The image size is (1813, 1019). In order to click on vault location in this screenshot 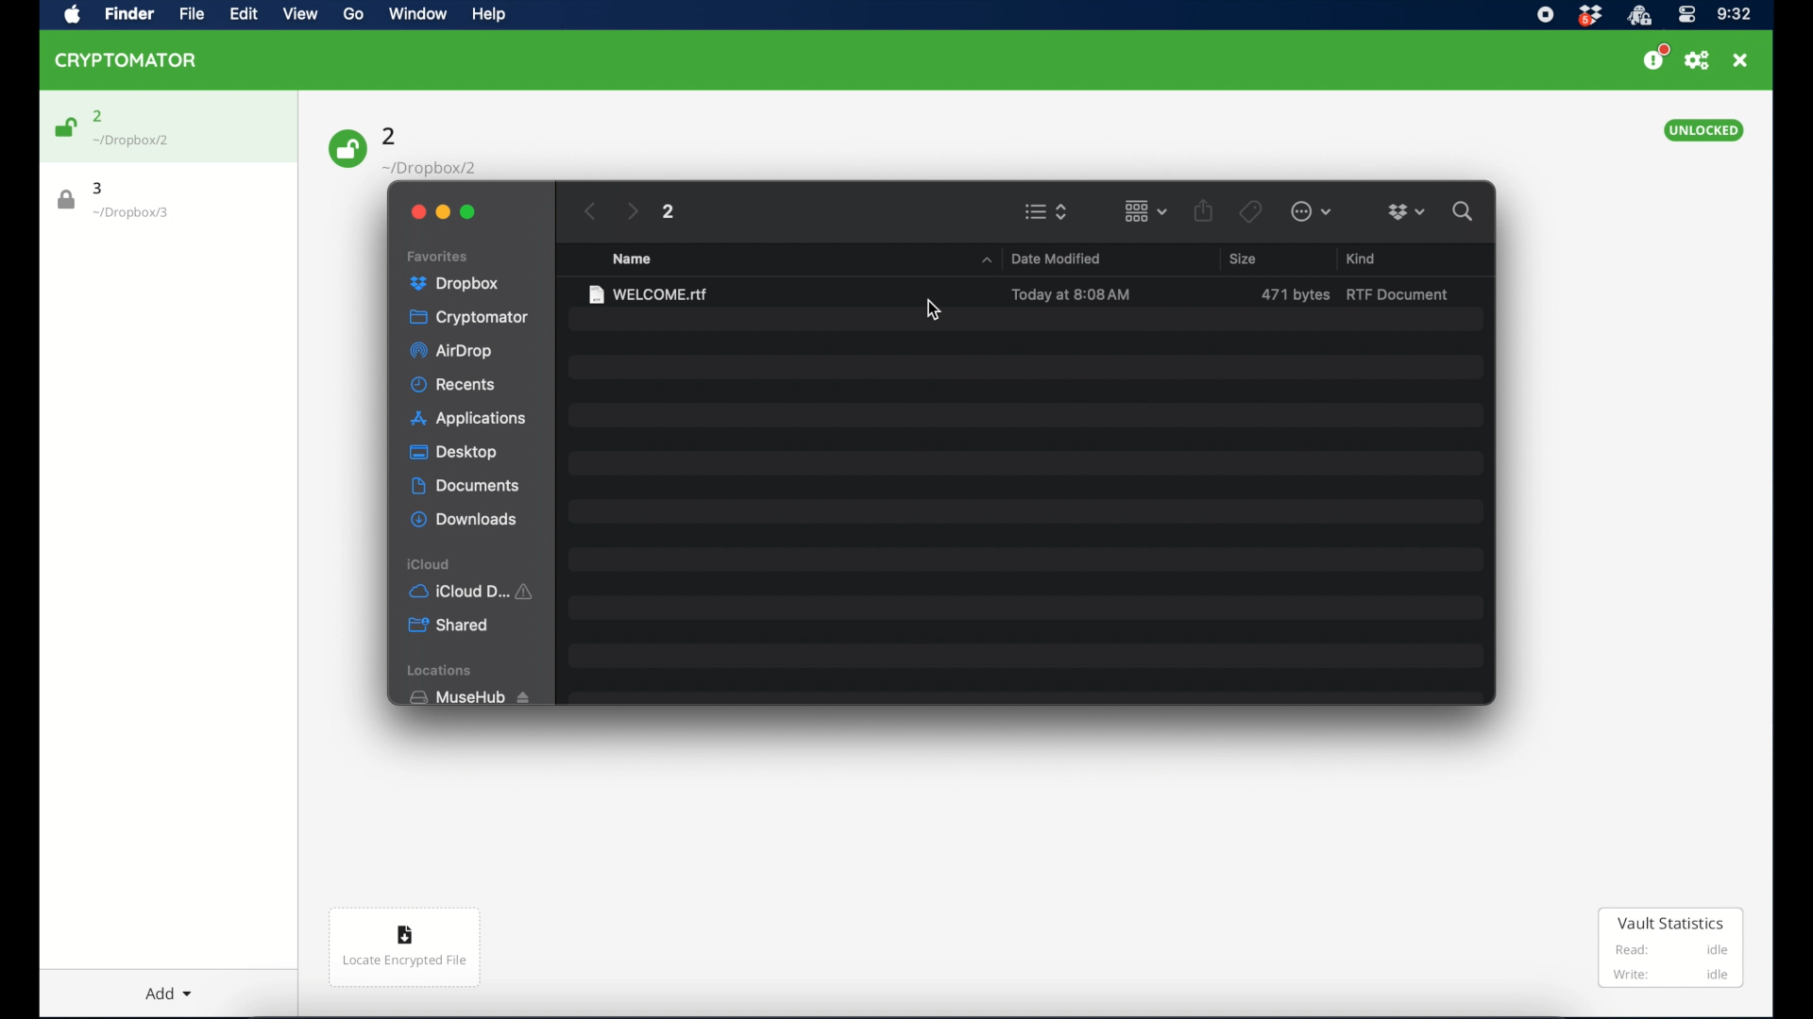, I will do `click(137, 215)`.